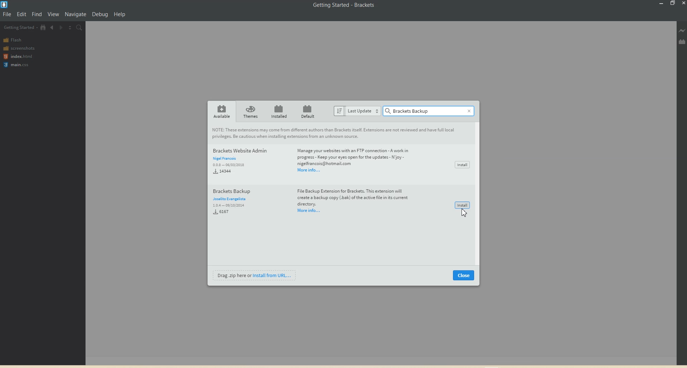 Image resolution: width=687 pixels, height=368 pixels. I want to click on Drag .zip here, so click(234, 276).